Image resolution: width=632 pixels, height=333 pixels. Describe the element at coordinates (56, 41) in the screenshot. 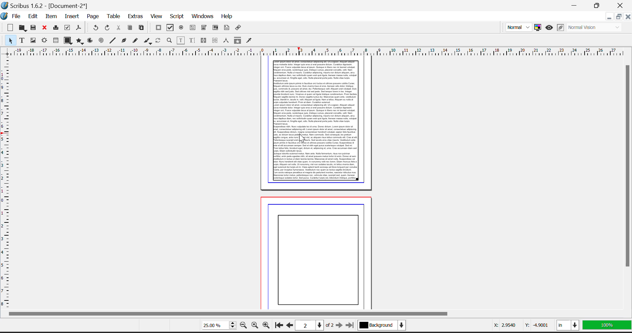

I see `Tables` at that location.